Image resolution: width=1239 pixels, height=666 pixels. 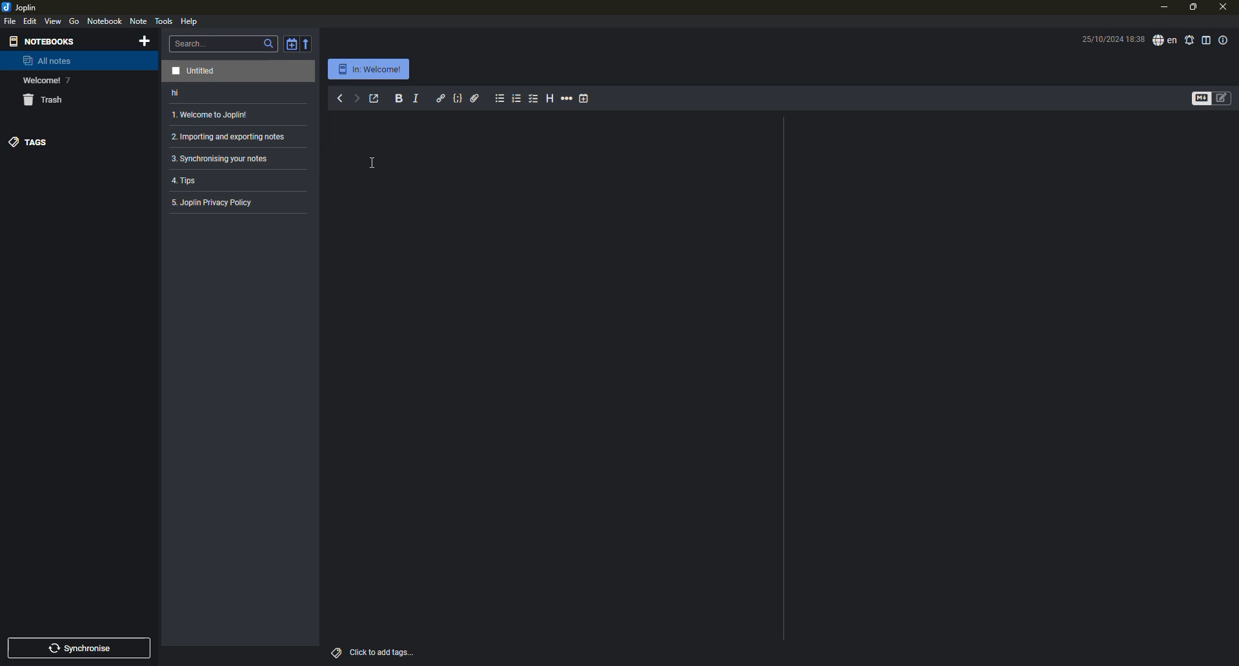 I want to click on tags, so click(x=337, y=652).